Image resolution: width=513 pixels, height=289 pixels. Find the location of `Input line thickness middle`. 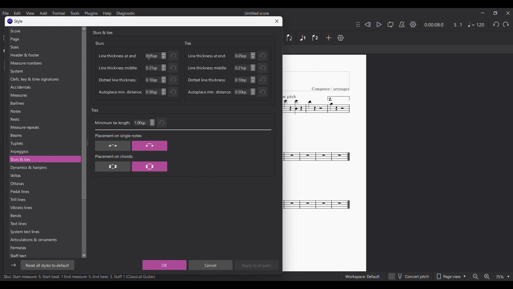

Input line thickness middle is located at coordinates (242, 68).